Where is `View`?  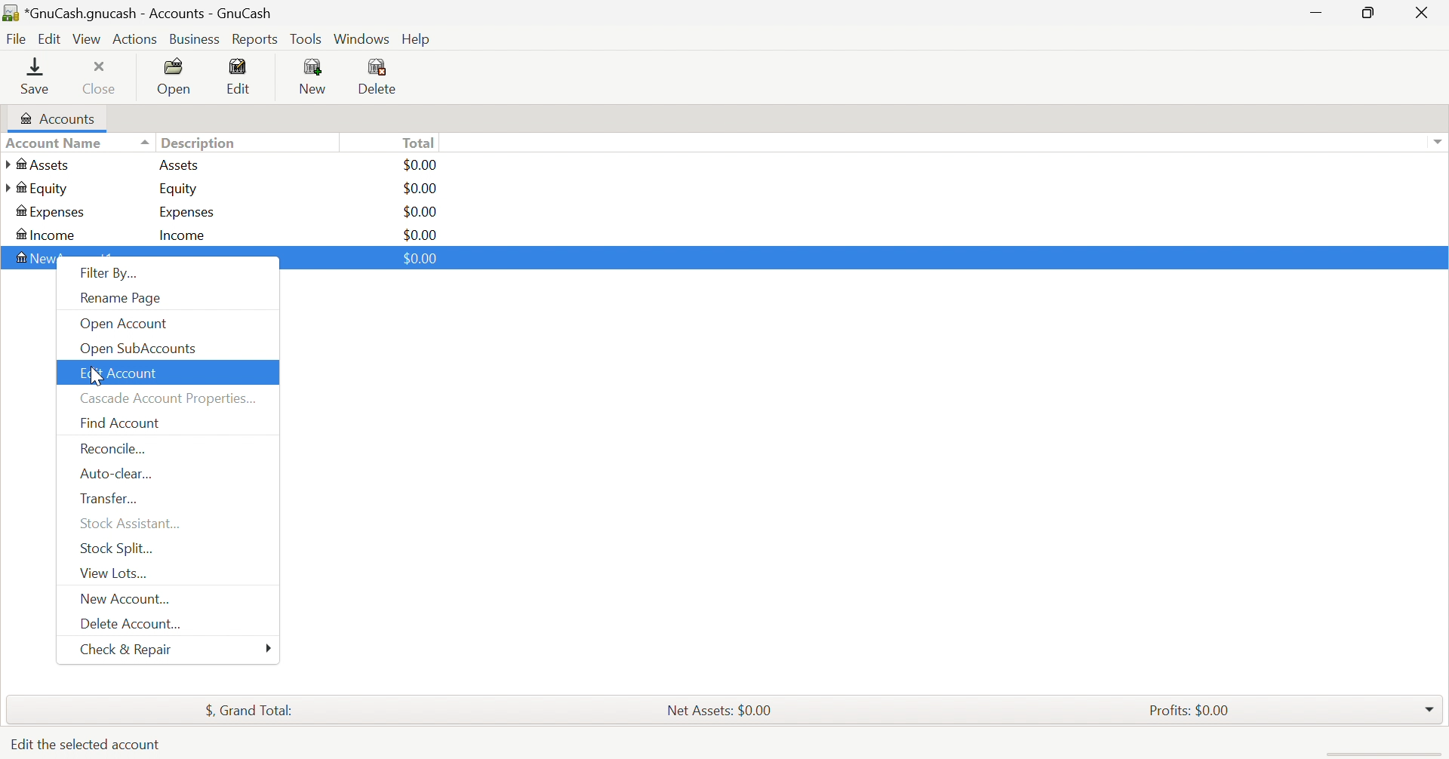 View is located at coordinates (87, 38).